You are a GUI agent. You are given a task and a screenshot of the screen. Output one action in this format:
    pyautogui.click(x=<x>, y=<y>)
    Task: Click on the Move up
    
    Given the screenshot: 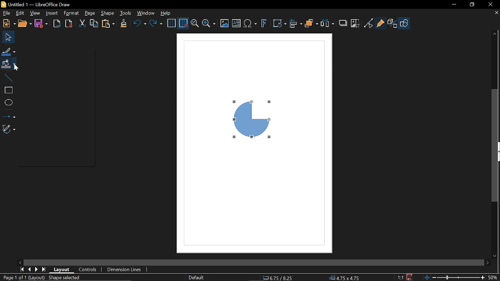 What is the action you would take?
    pyautogui.click(x=495, y=33)
    